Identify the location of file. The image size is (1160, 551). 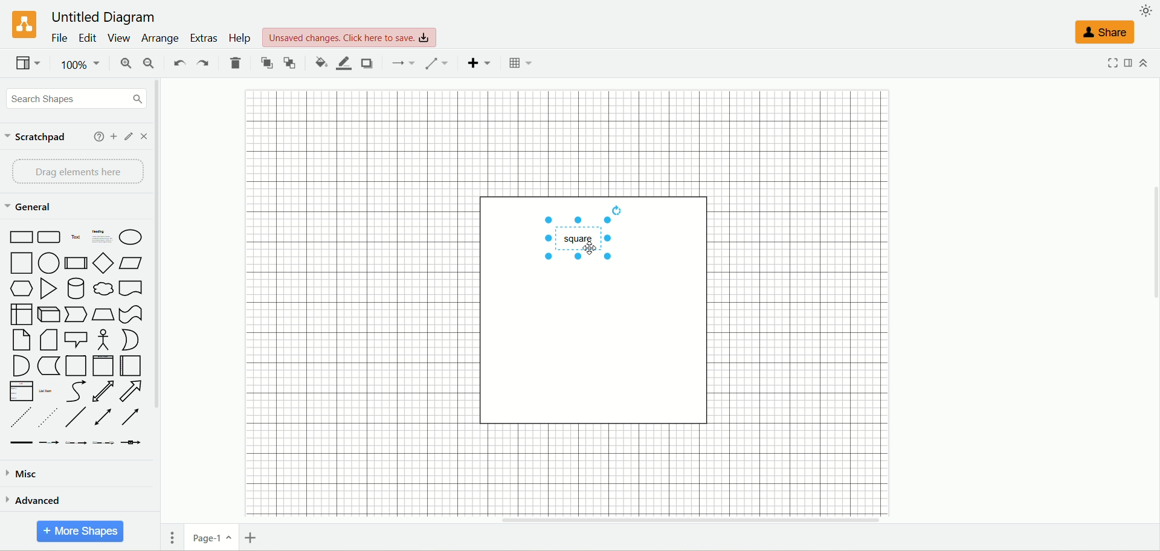
(60, 39).